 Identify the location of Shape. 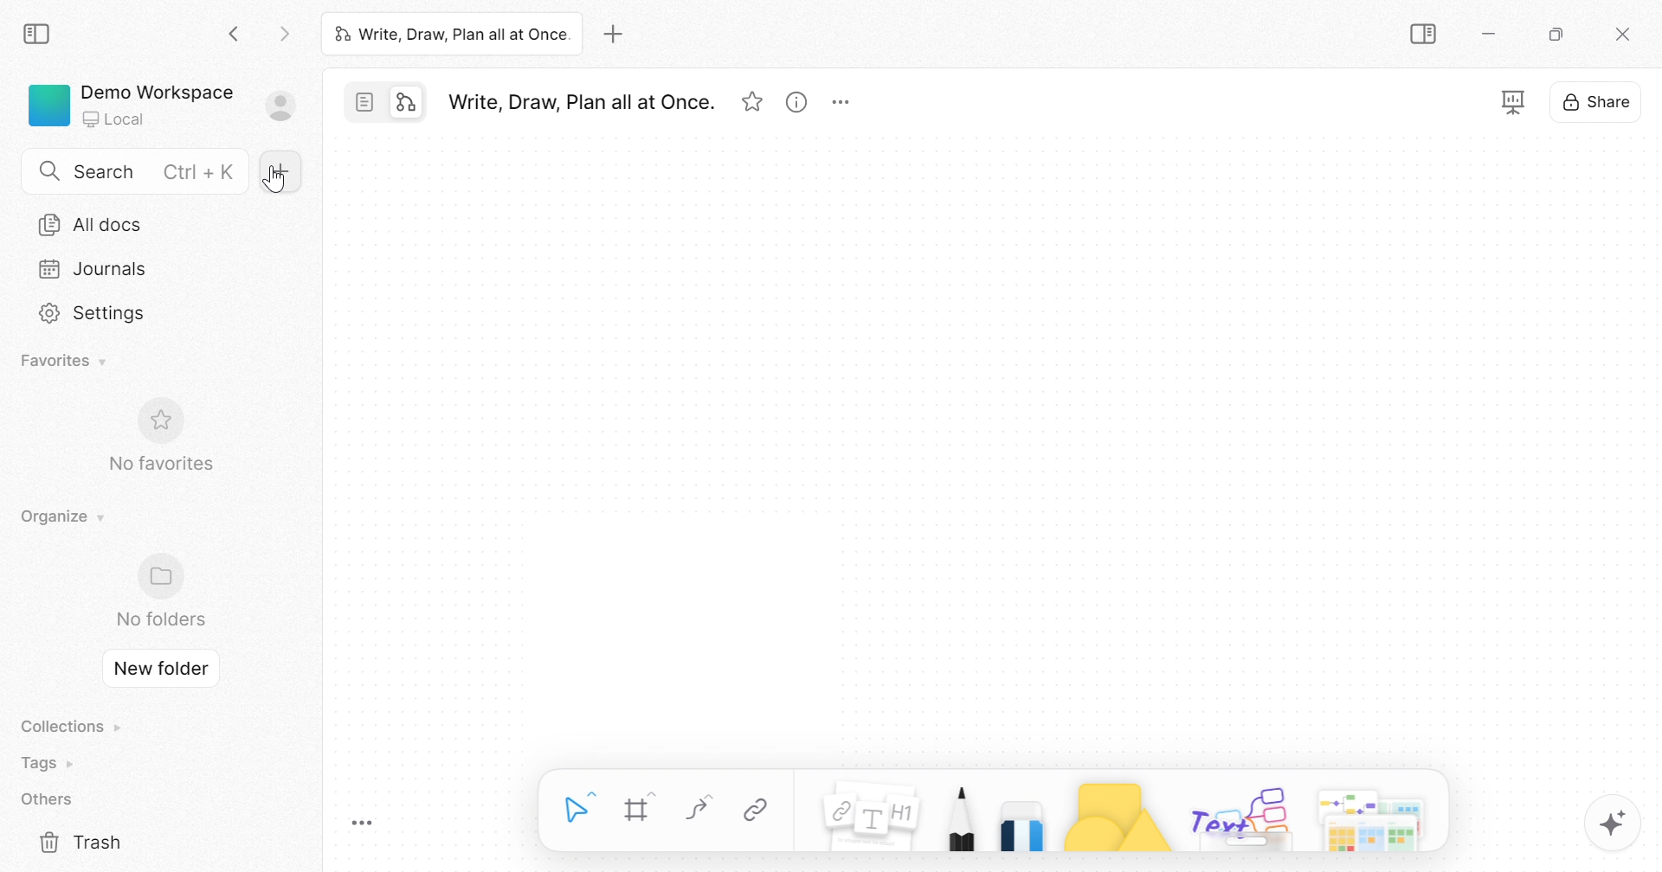
(1115, 813).